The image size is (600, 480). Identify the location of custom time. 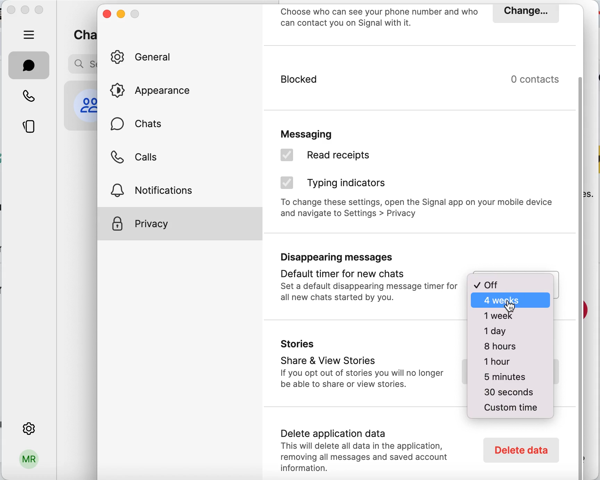
(510, 407).